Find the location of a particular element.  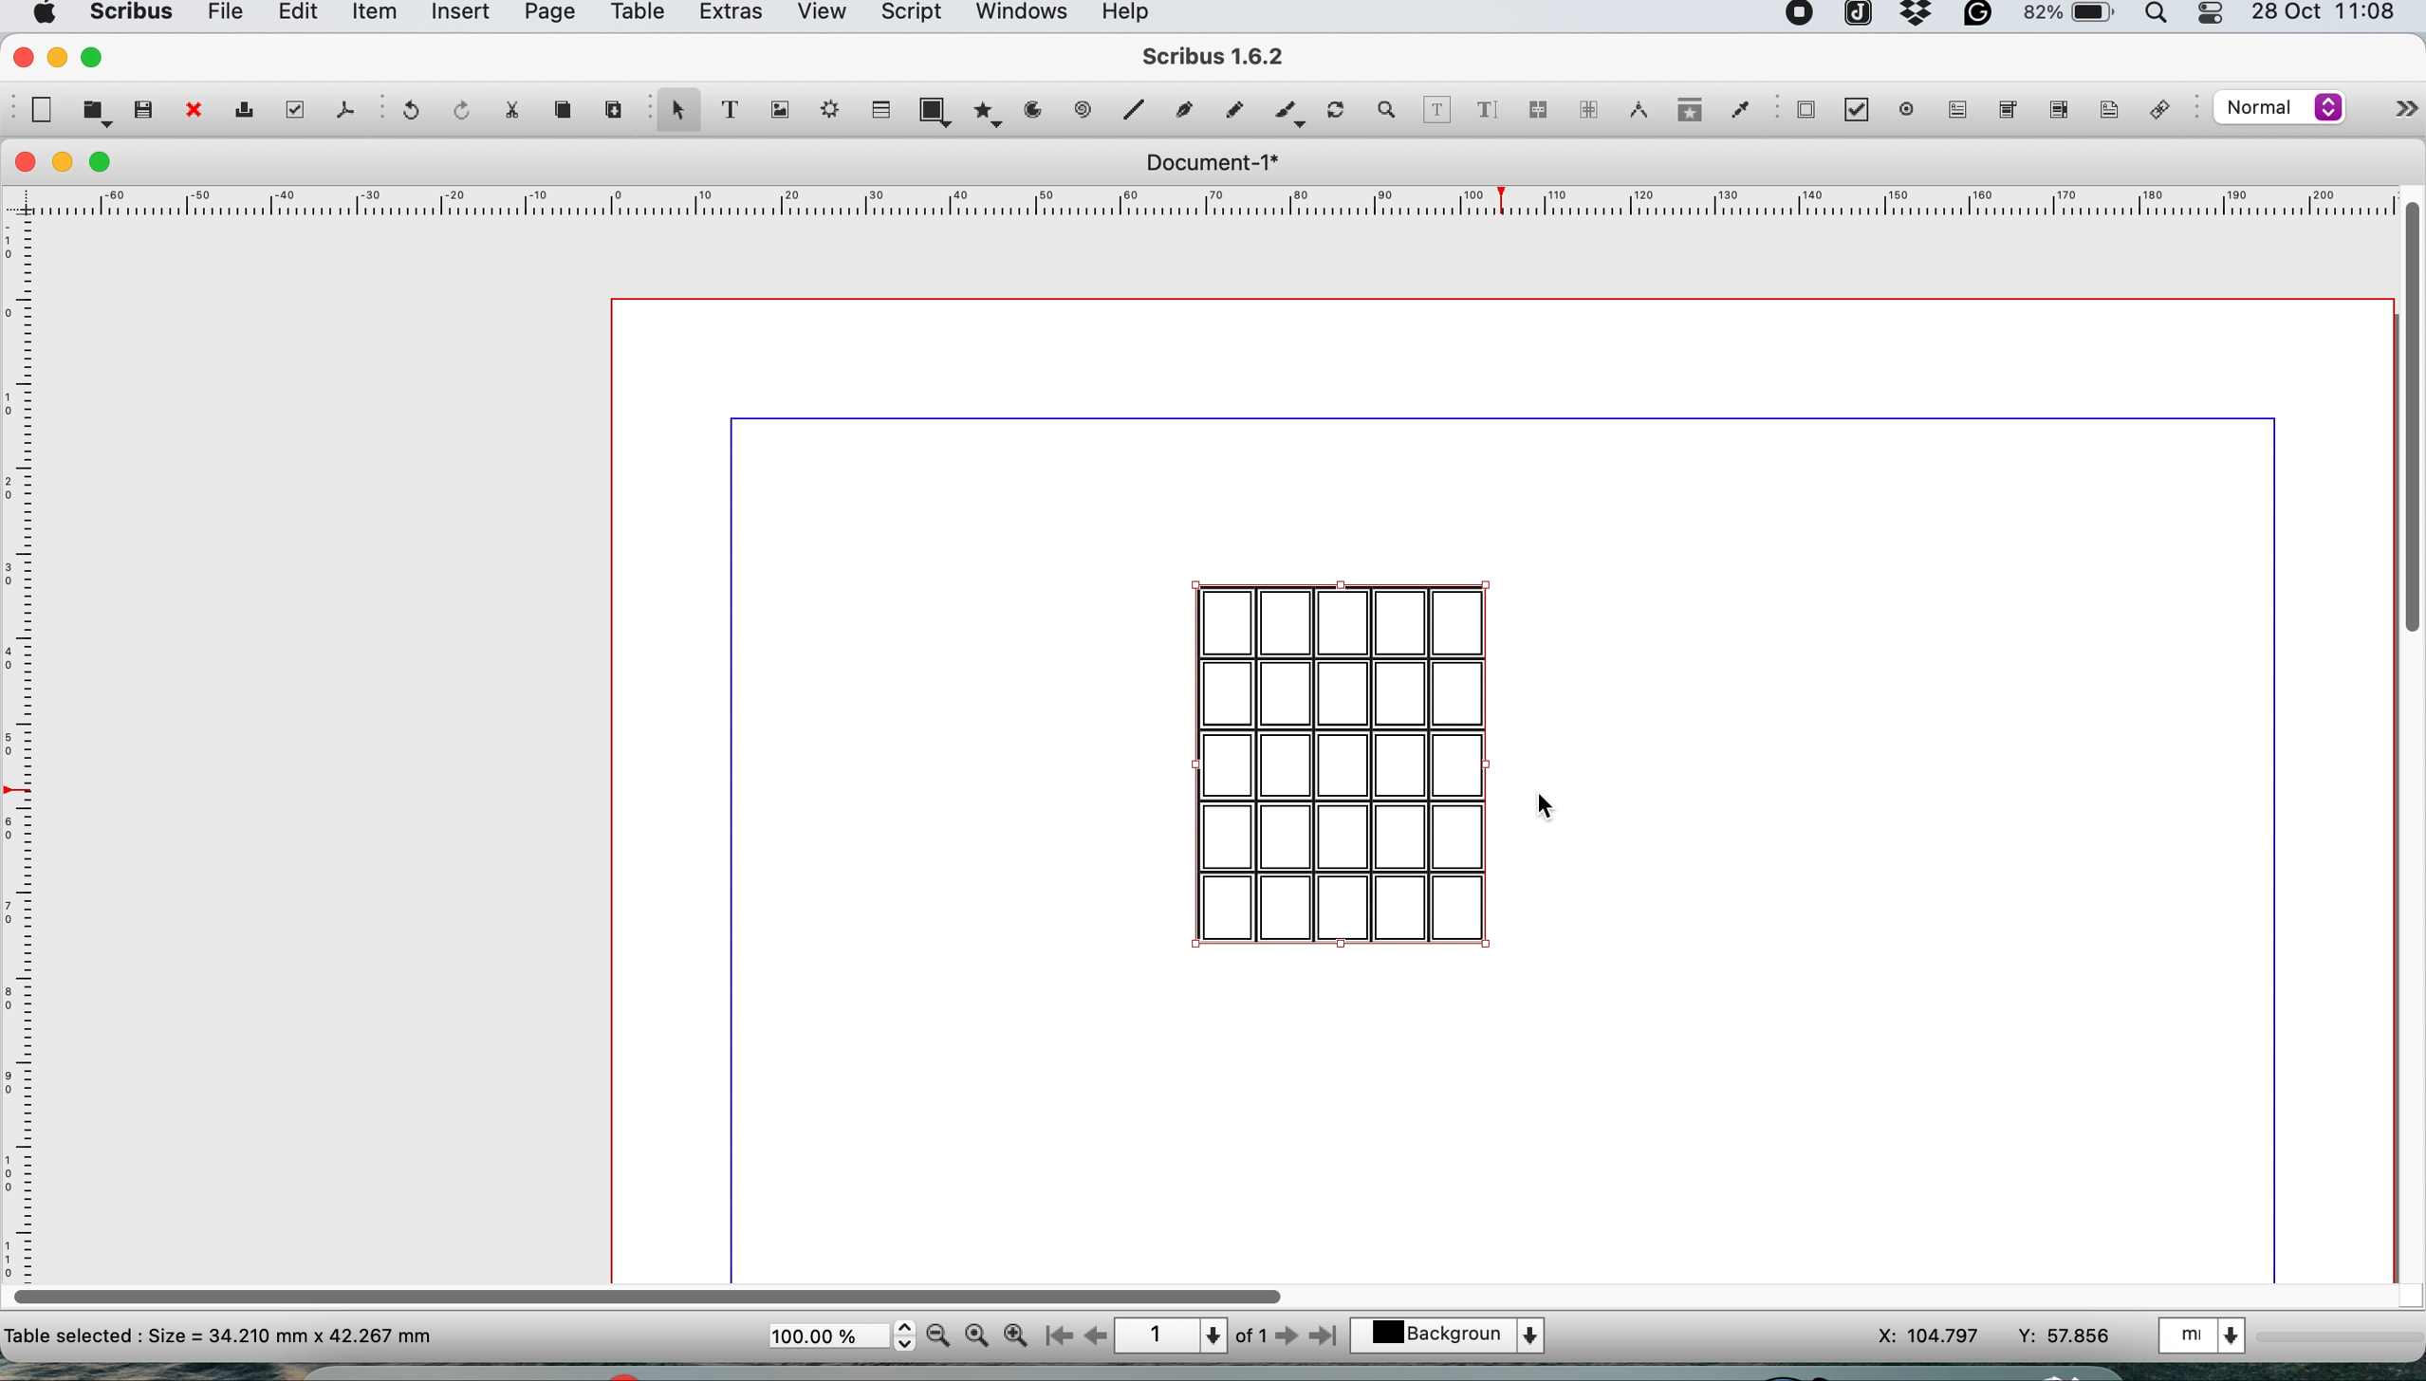

document 1 is located at coordinates (1211, 163).